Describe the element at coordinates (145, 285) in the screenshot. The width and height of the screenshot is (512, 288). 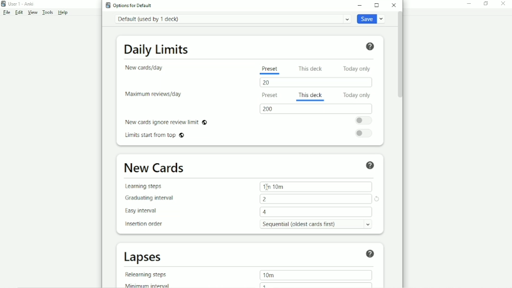
I see `Minimum interval` at that location.